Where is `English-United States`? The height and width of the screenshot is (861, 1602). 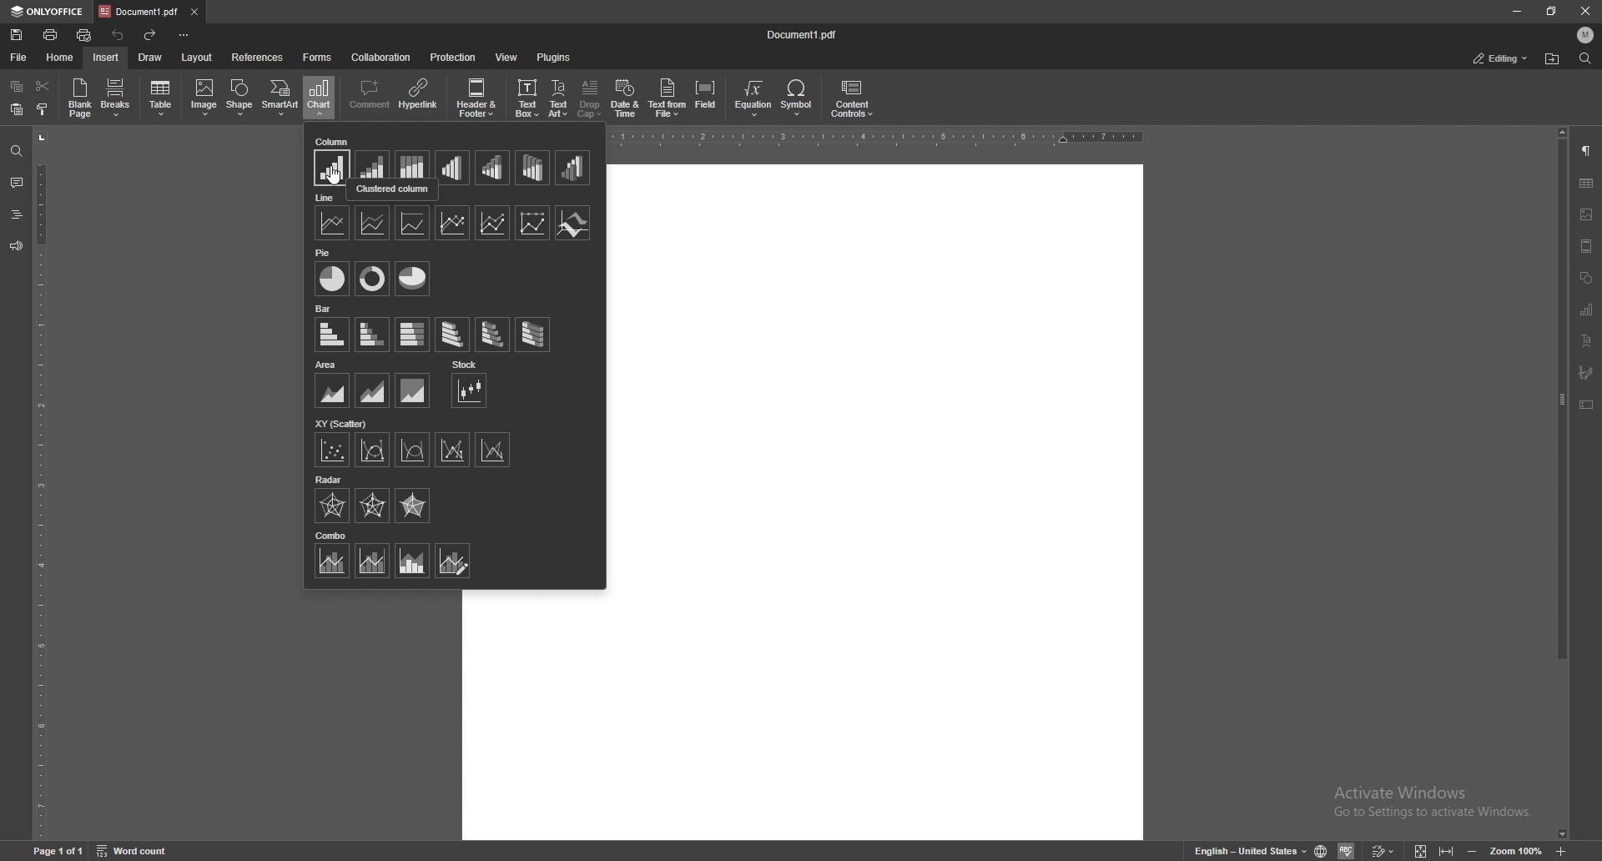
English-United States is located at coordinates (1275, 850).